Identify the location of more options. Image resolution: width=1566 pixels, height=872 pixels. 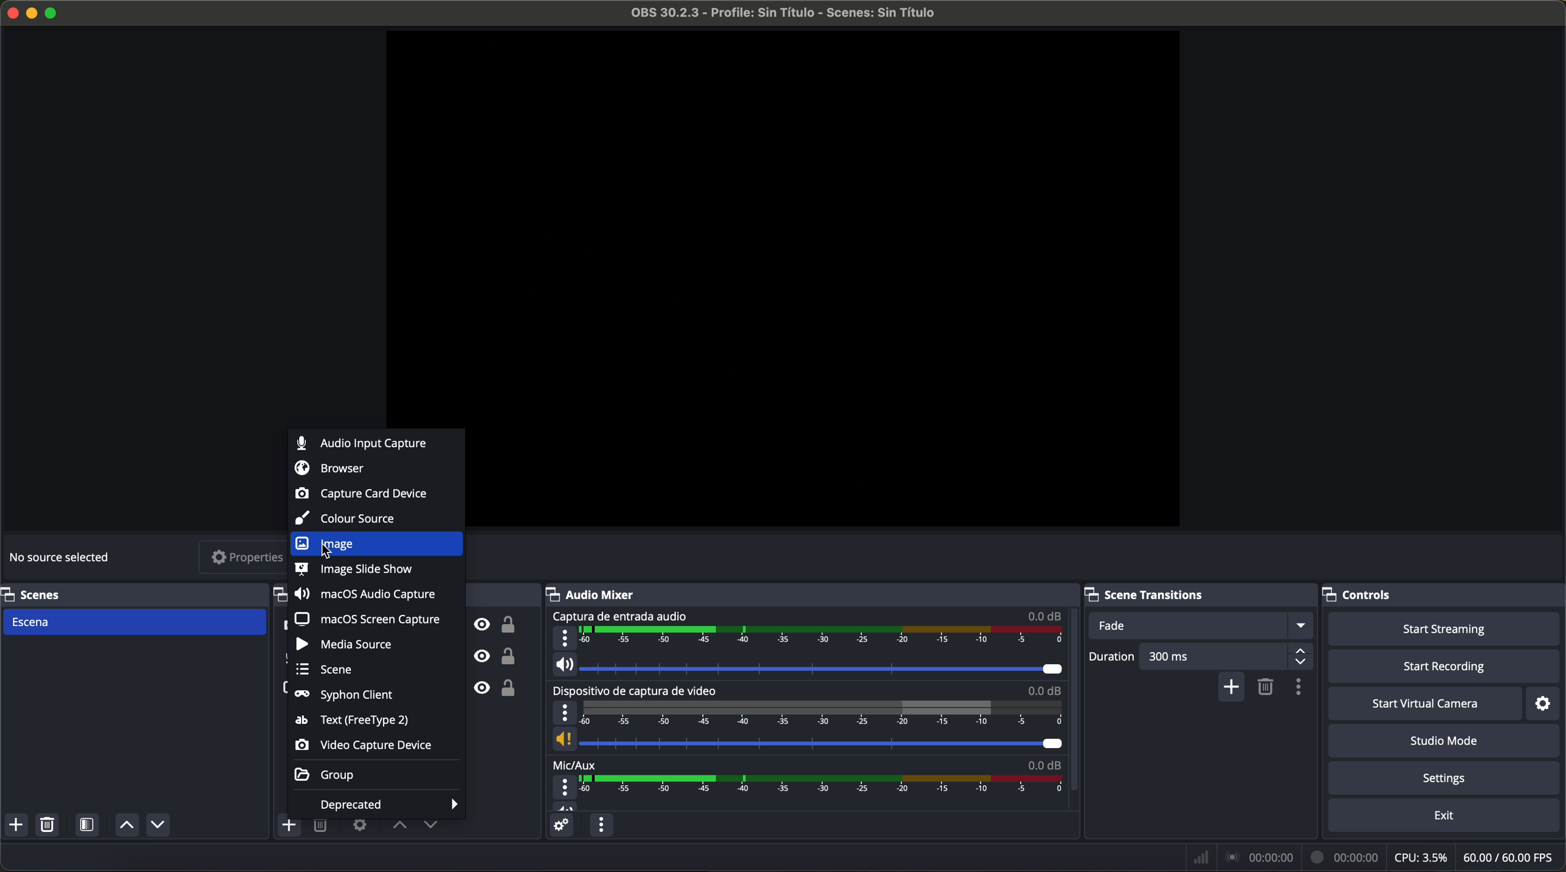
(565, 638).